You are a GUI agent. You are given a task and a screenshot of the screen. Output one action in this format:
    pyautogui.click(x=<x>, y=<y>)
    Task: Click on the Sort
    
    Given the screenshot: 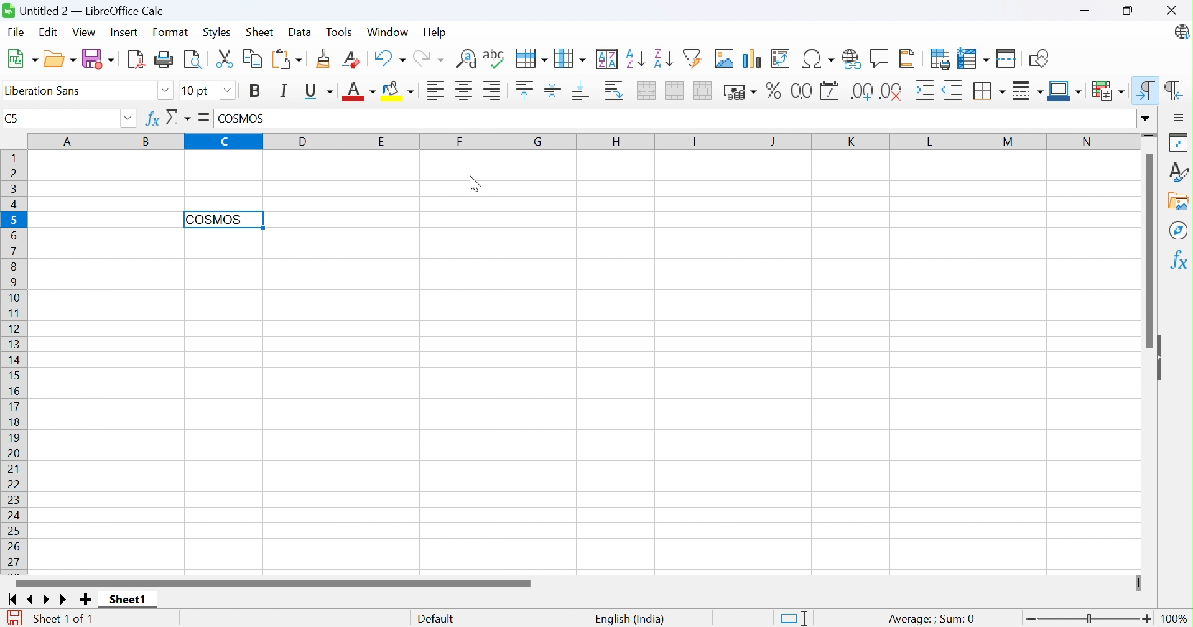 What is the action you would take?
    pyautogui.click(x=608, y=58)
    